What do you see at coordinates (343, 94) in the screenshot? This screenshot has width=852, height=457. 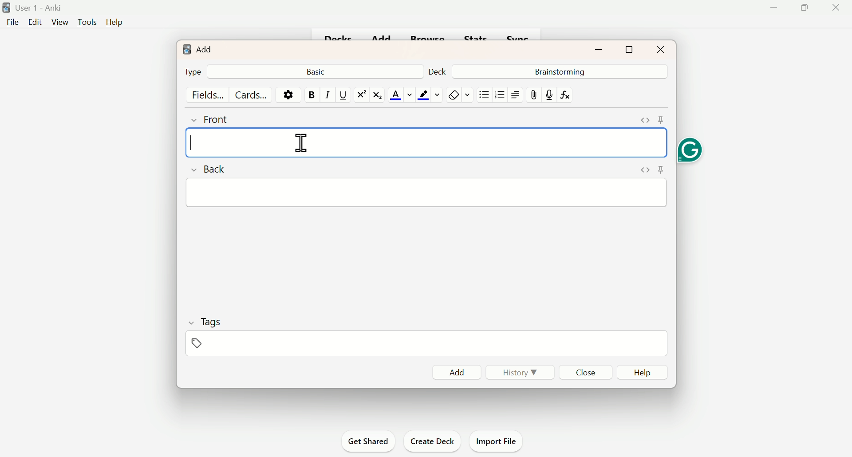 I see `Underline` at bounding box center [343, 94].